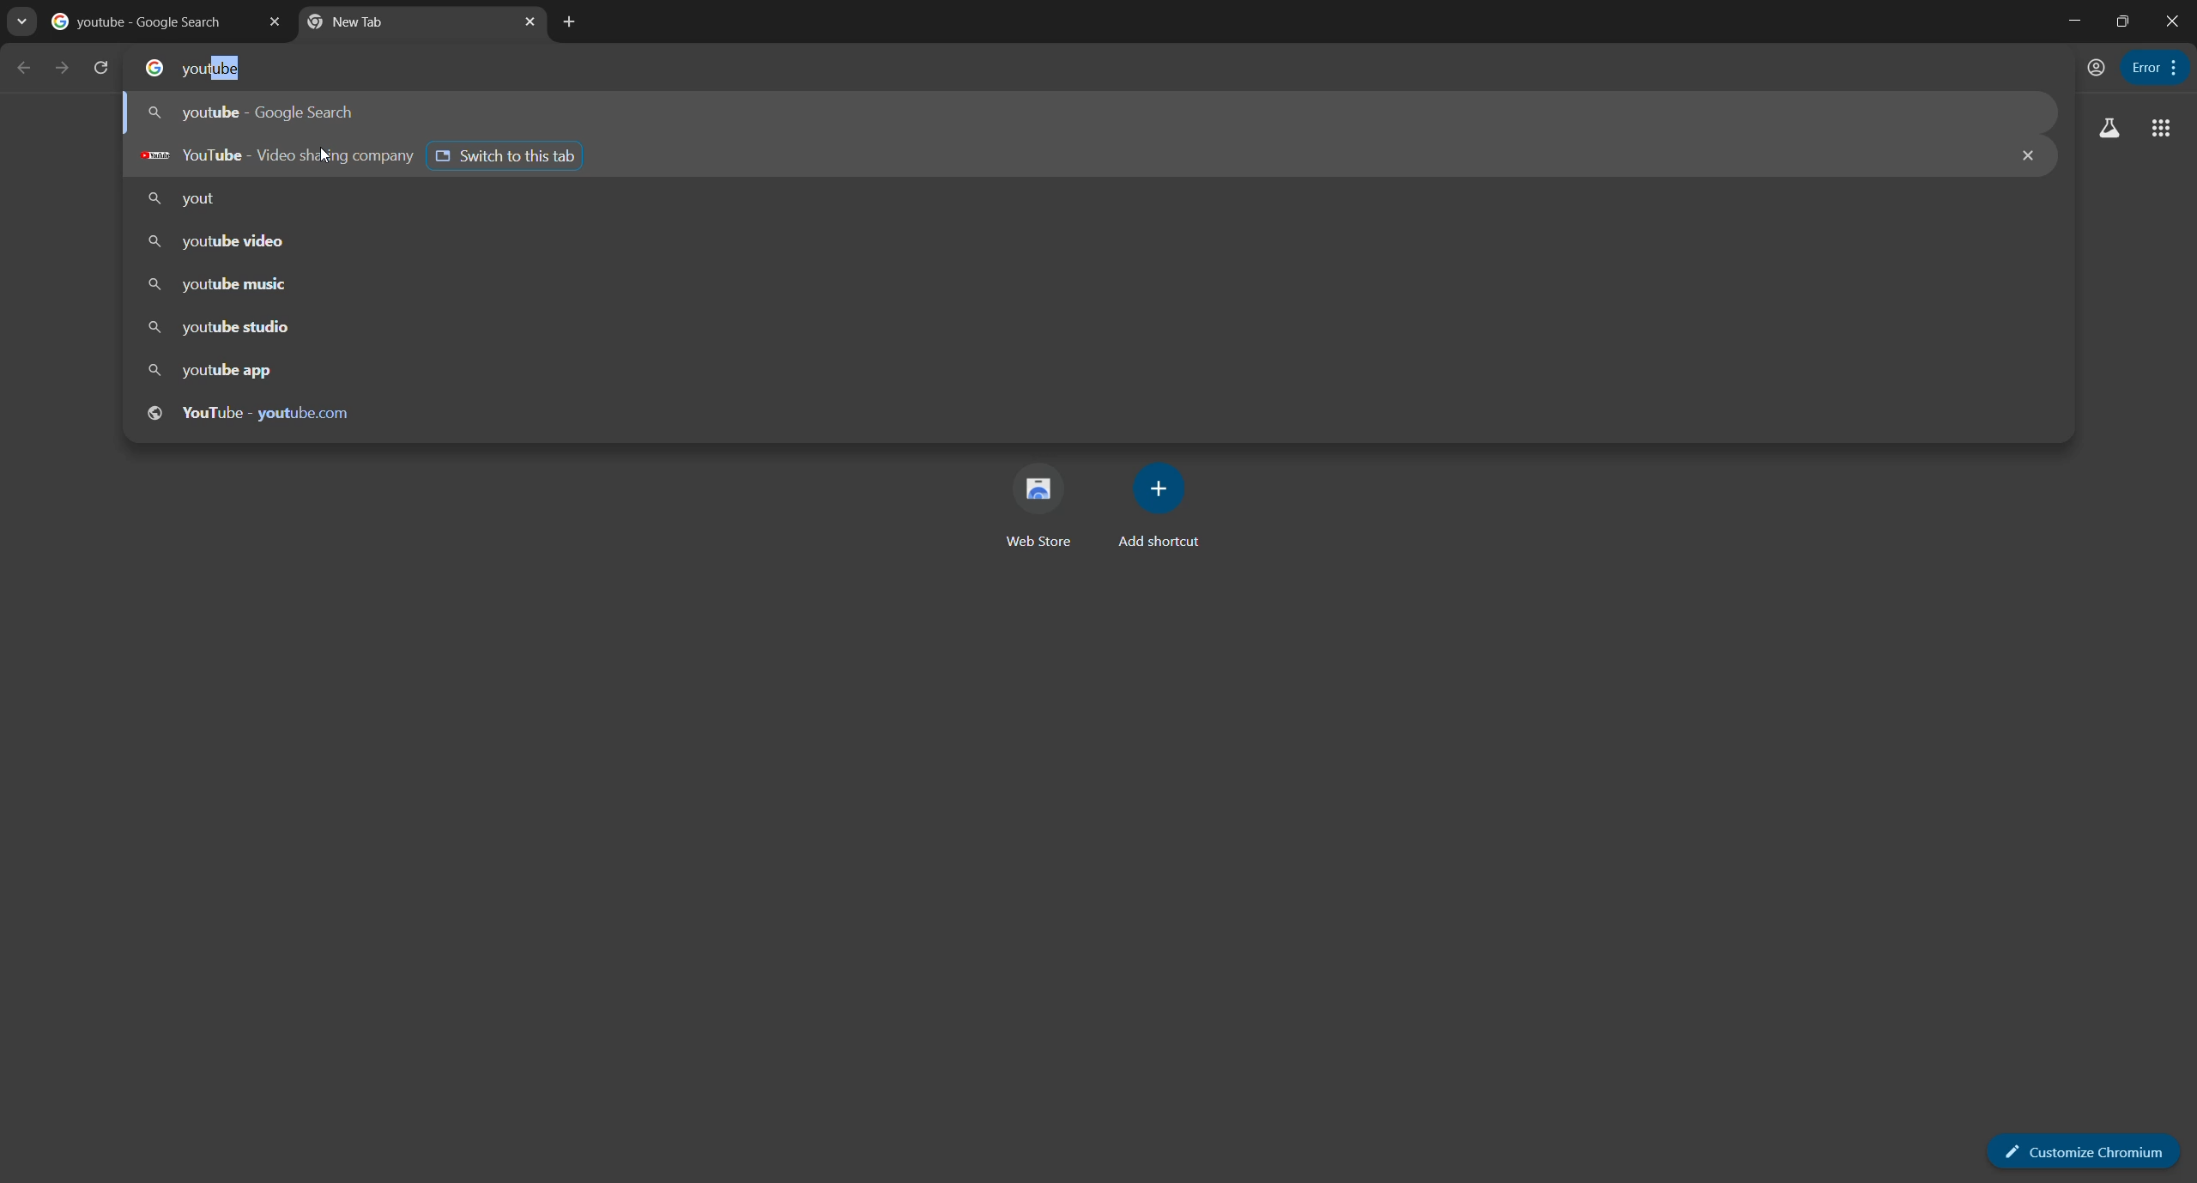 The width and height of the screenshot is (2197, 1183). Describe the element at coordinates (1165, 507) in the screenshot. I see `add shortcut` at that location.